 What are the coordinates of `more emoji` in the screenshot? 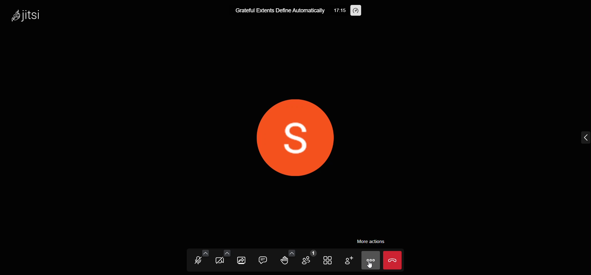 It's located at (291, 252).